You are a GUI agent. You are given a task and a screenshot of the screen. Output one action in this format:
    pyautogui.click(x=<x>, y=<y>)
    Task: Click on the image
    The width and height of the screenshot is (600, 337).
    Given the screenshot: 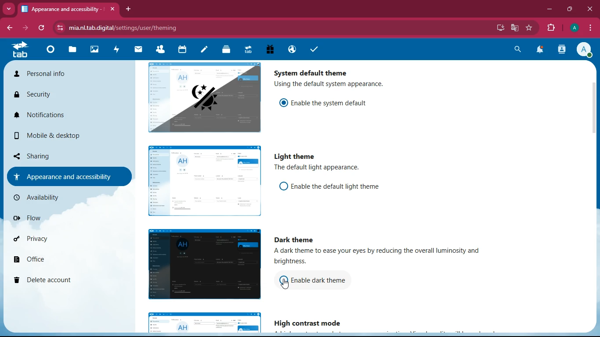 What is the action you would take?
    pyautogui.click(x=95, y=50)
    